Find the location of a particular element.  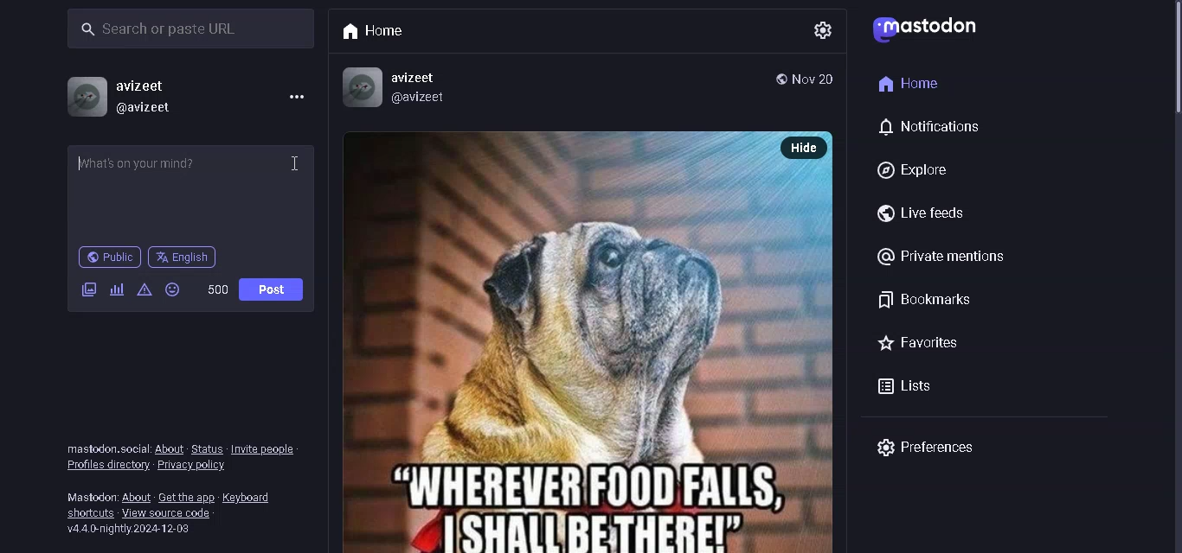

Scrollbar is located at coordinates (1174, 62).